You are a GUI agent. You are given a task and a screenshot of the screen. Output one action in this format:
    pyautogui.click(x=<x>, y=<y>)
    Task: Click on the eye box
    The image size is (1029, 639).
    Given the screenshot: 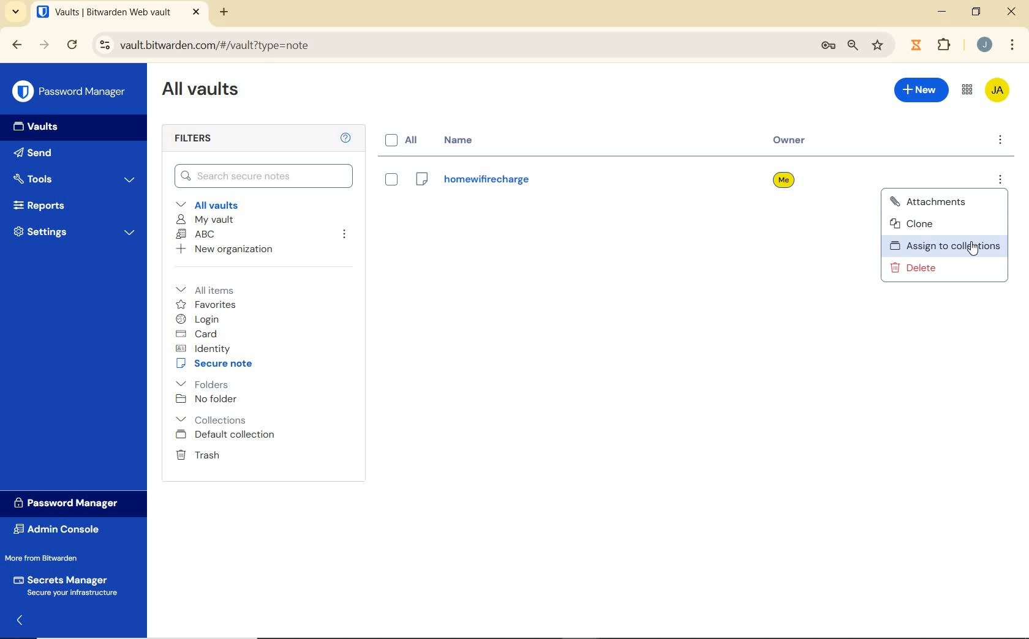 What is the action you would take?
    pyautogui.click(x=390, y=179)
    